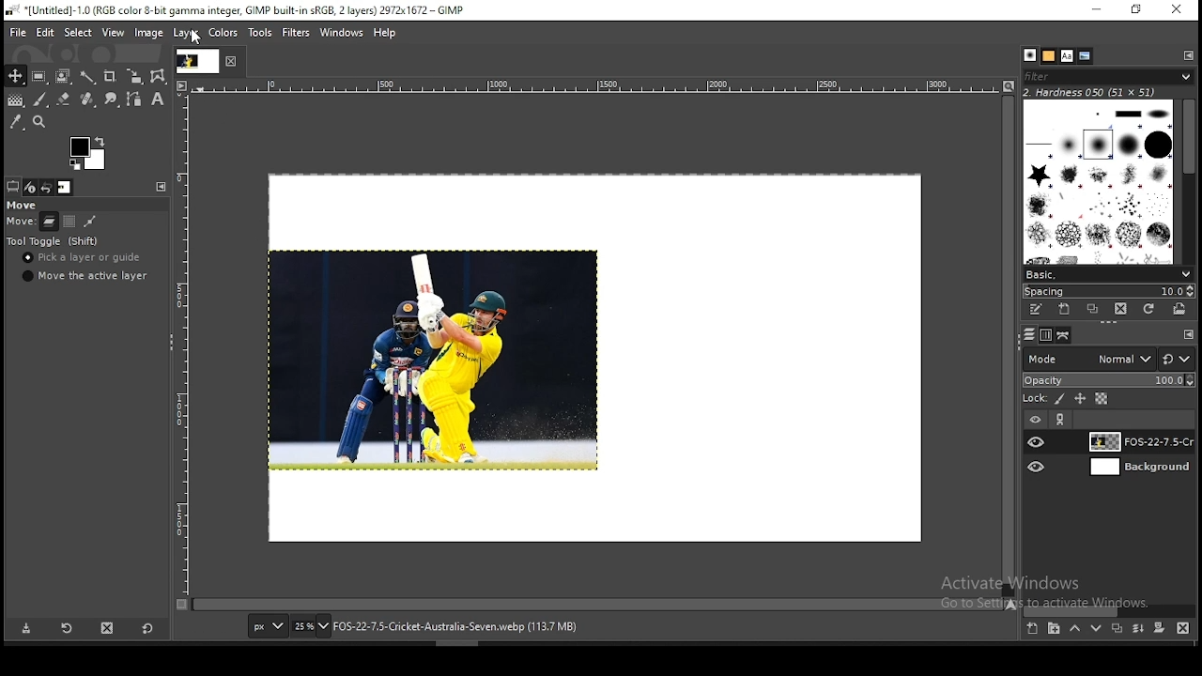 This screenshot has width=1202, height=676. Describe the element at coordinates (233, 11) in the screenshot. I see `icon and file name` at that location.